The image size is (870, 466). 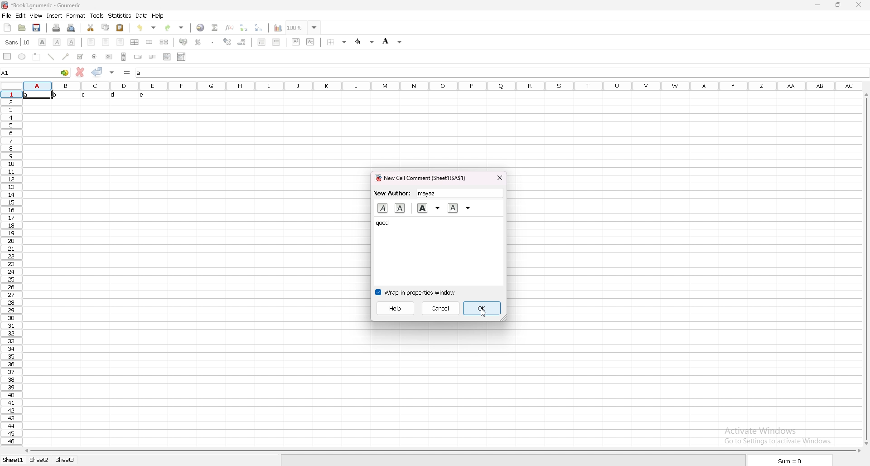 I want to click on accounting, so click(x=184, y=42).